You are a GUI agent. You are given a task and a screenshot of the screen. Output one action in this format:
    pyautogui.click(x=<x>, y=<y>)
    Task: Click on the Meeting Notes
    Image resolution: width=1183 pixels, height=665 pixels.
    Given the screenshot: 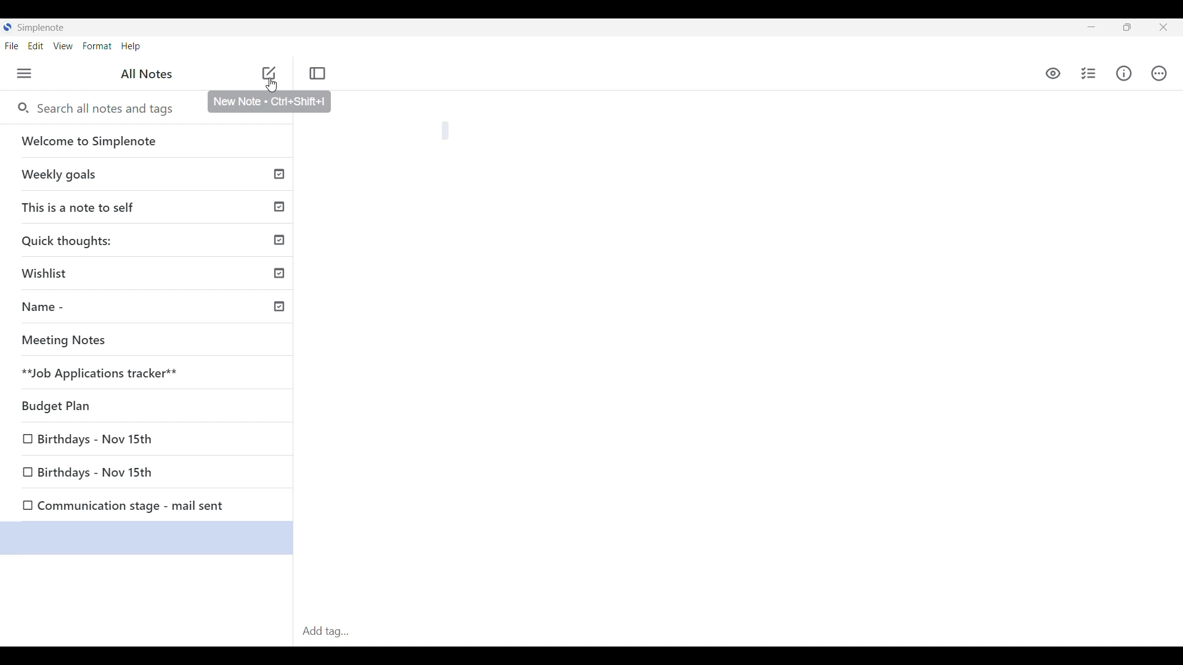 What is the action you would take?
    pyautogui.click(x=151, y=342)
    